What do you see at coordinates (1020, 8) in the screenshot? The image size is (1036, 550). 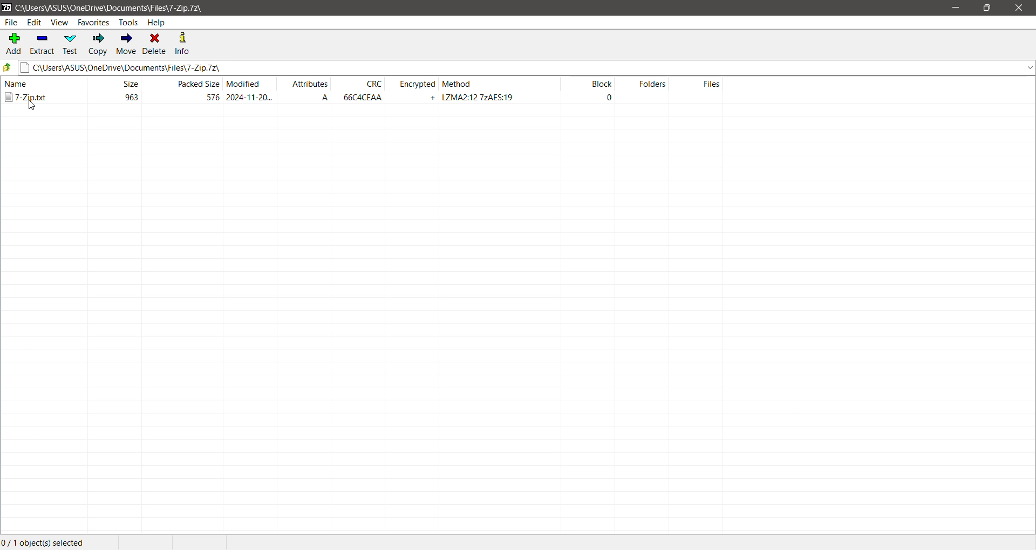 I see `Close` at bounding box center [1020, 8].